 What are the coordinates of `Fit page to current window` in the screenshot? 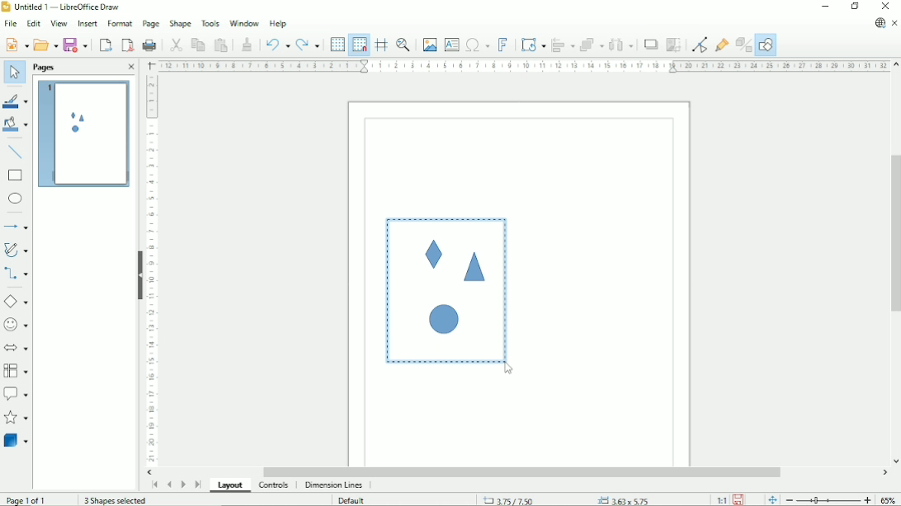 It's located at (771, 499).